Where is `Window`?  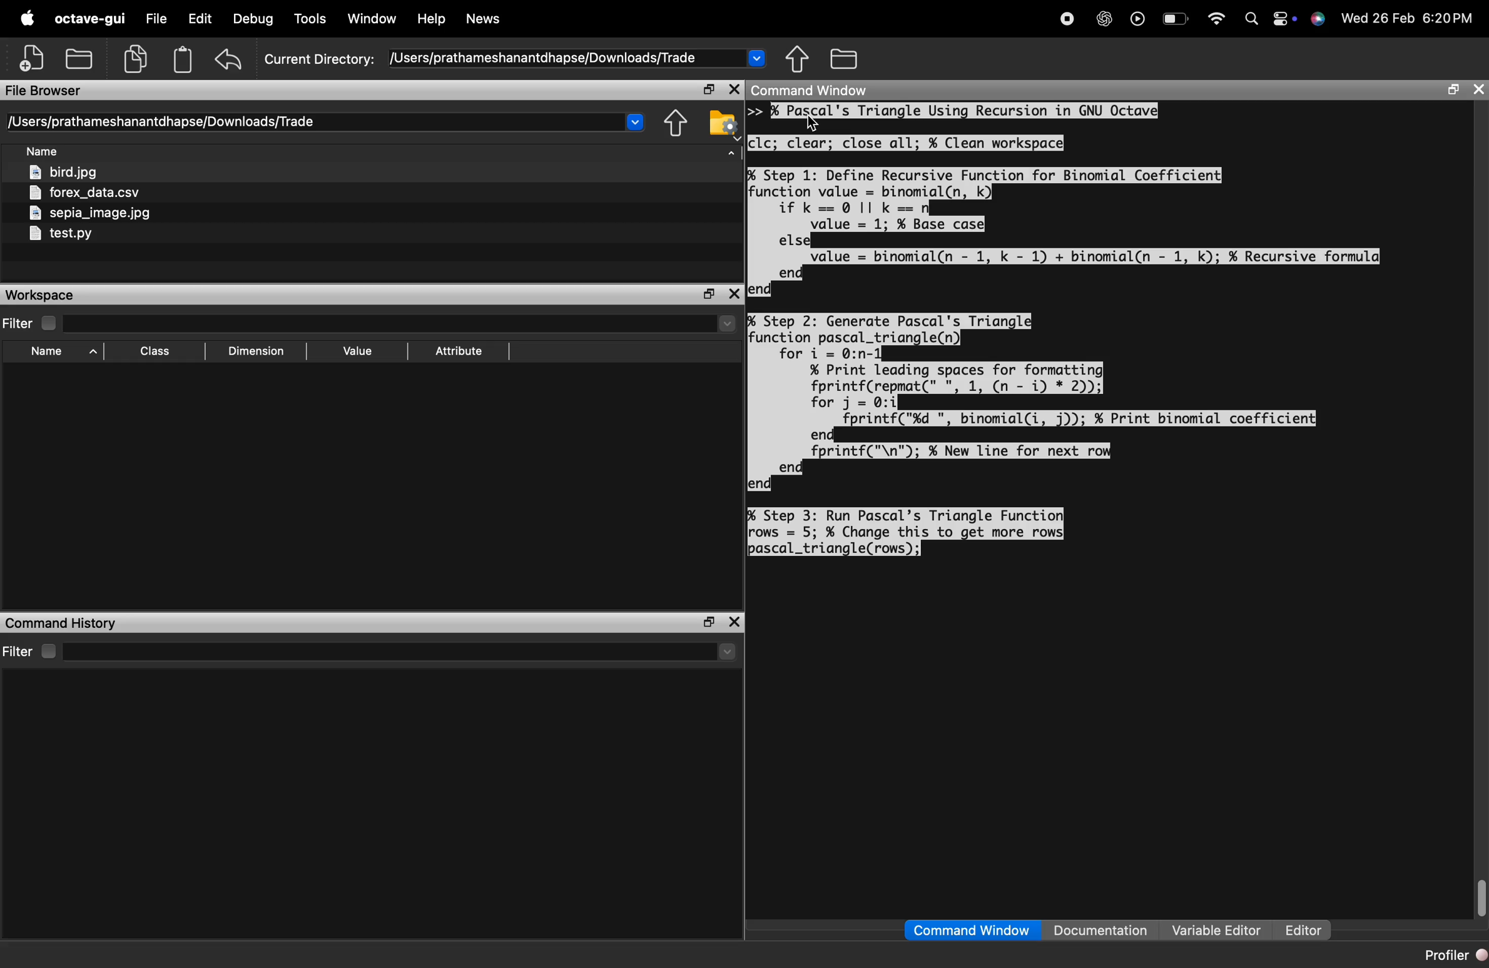
Window is located at coordinates (372, 18).